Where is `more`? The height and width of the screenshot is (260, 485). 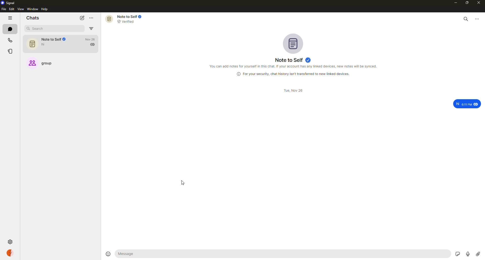
more is located at coordinates (91, 18).